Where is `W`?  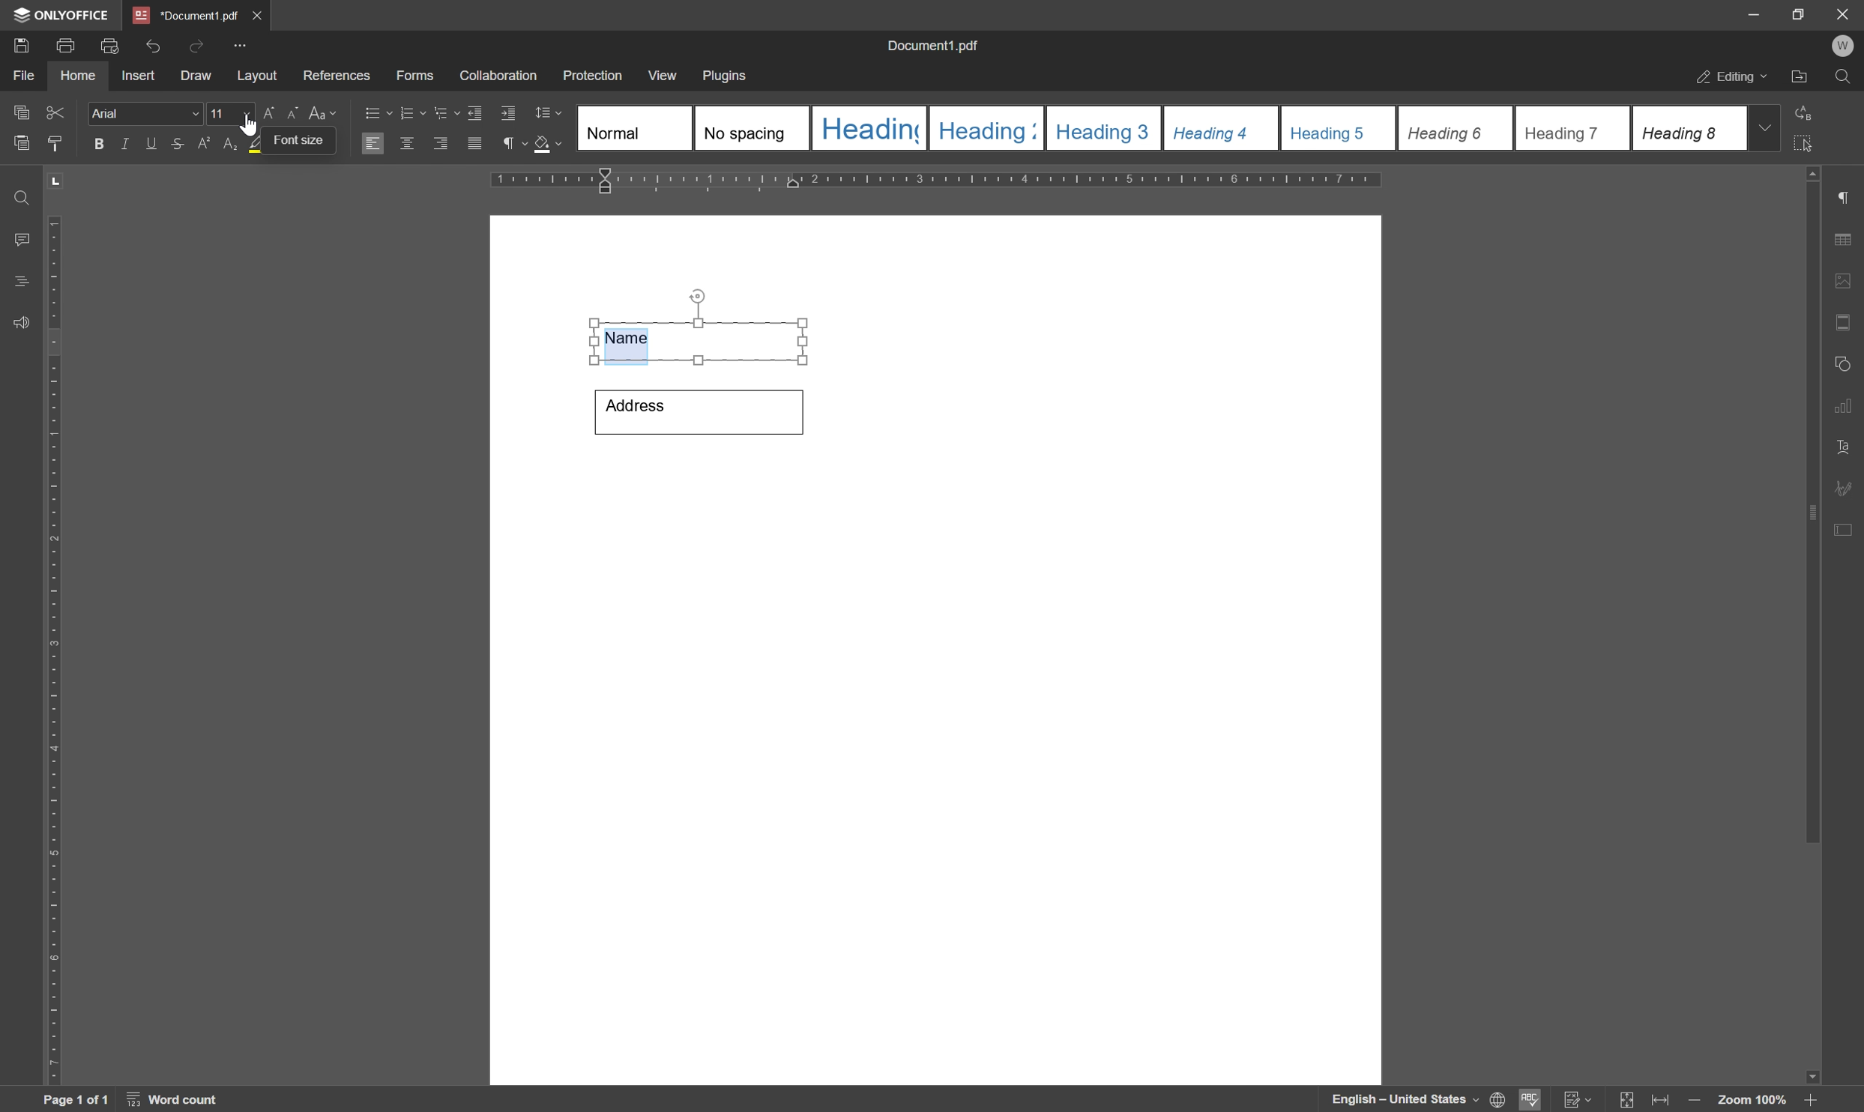 W is located at coordinates (1845, 46).